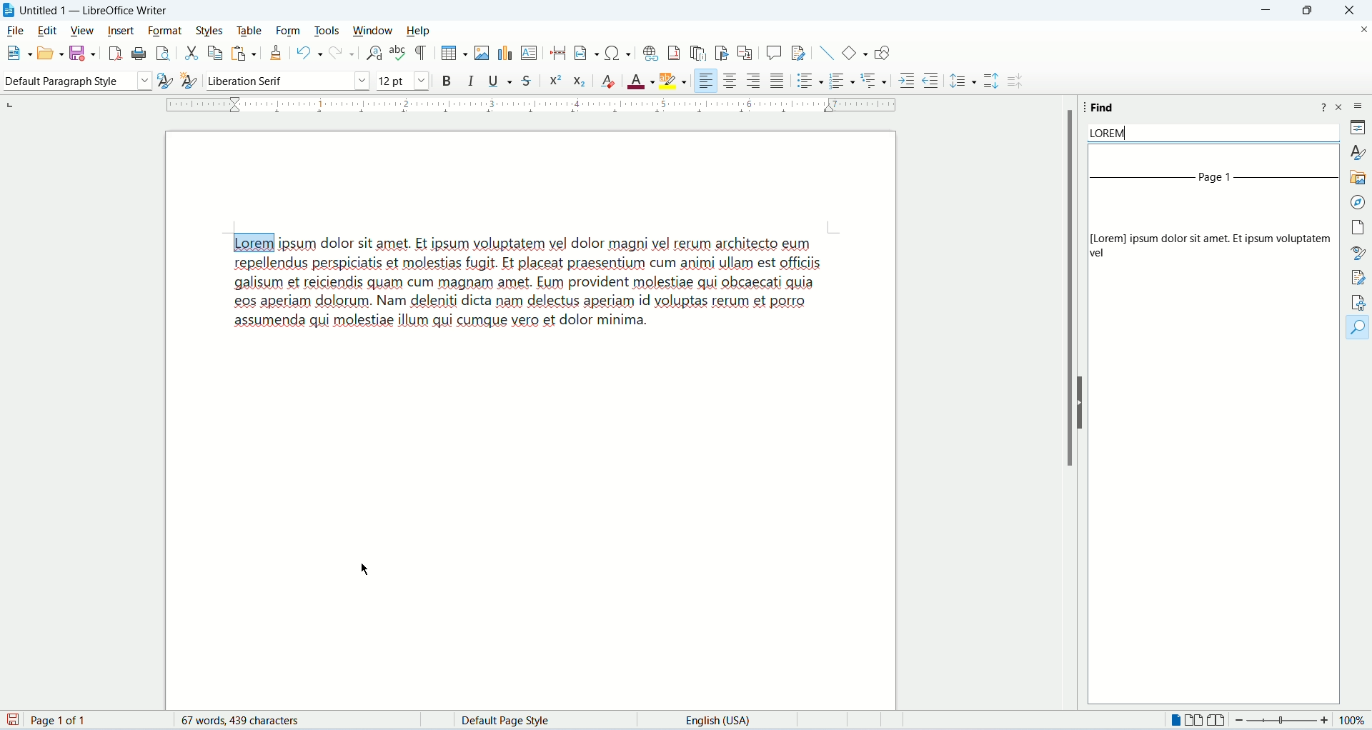 The image size is (1372, 730). Describe the element at coordinates (121, 31) in the screenshot. I see `insert` at that location.